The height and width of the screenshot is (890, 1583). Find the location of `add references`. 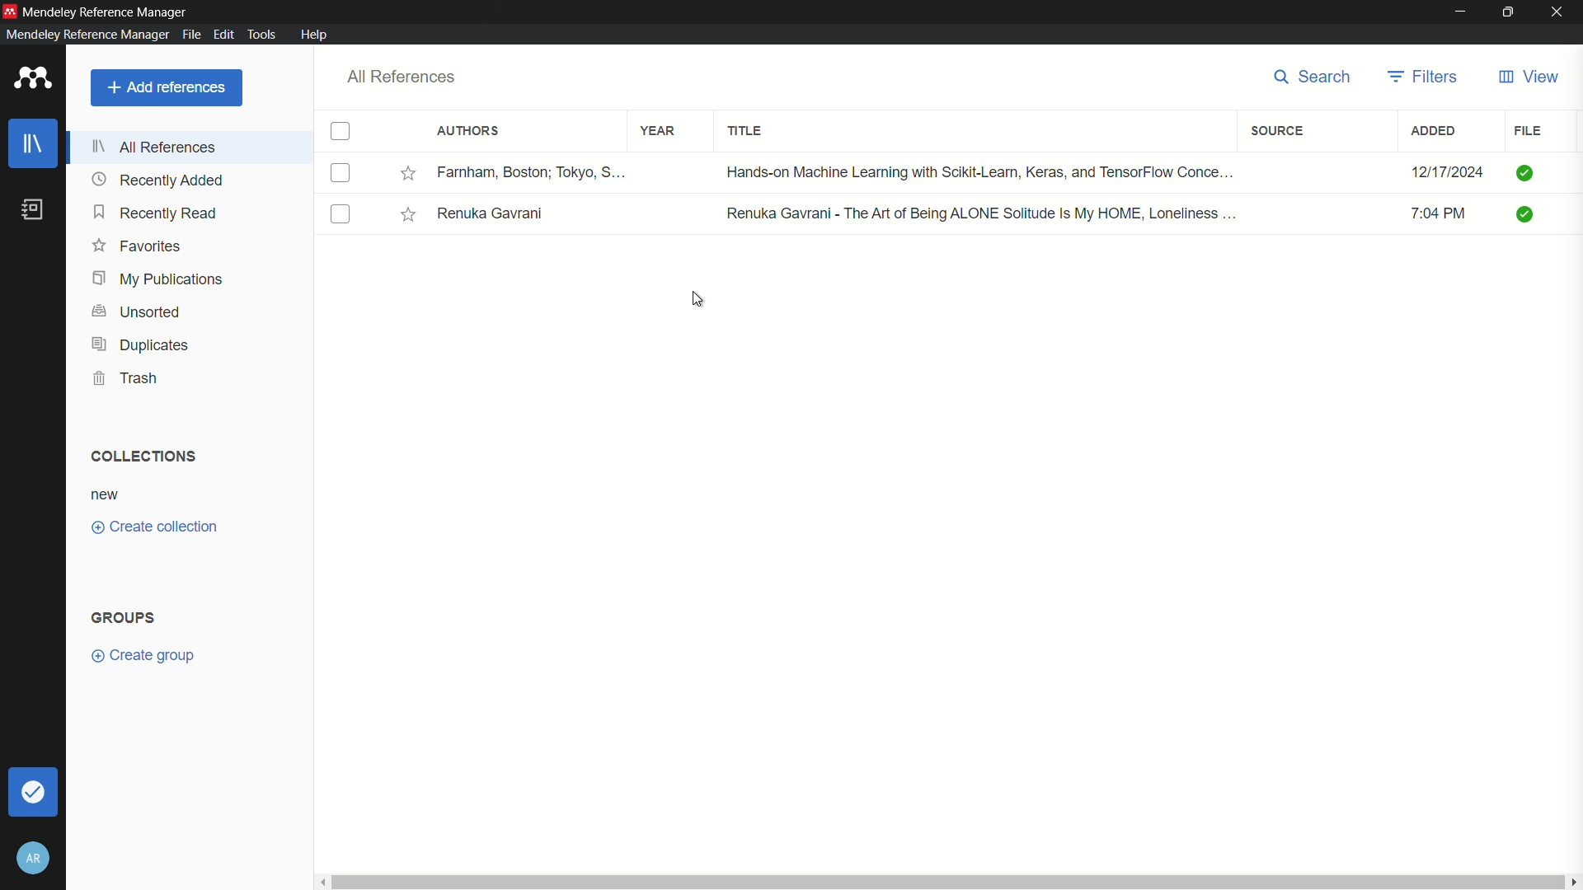

add references is located at coordinates (167, 89).